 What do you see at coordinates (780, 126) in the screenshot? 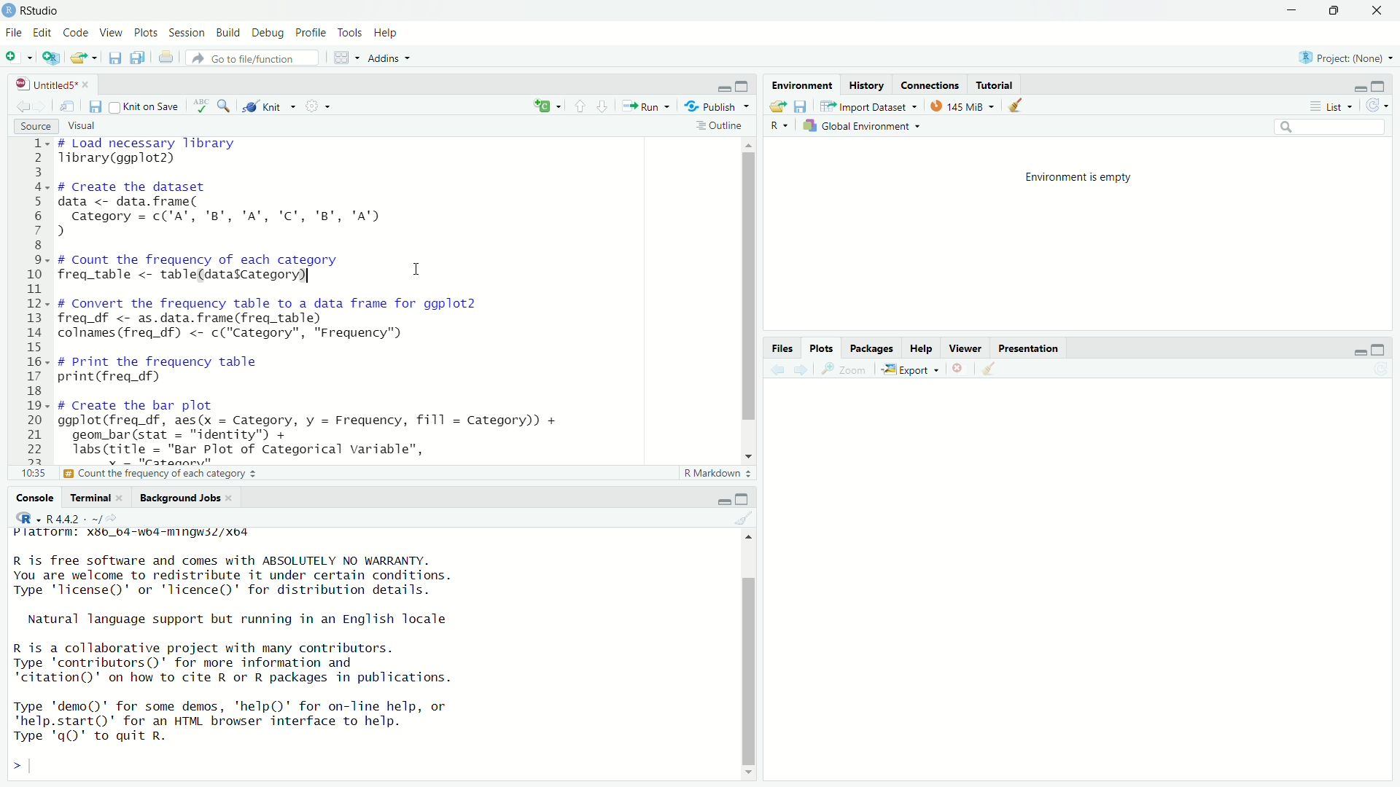
I see `R dropdown` at bounding box center [780, 126].